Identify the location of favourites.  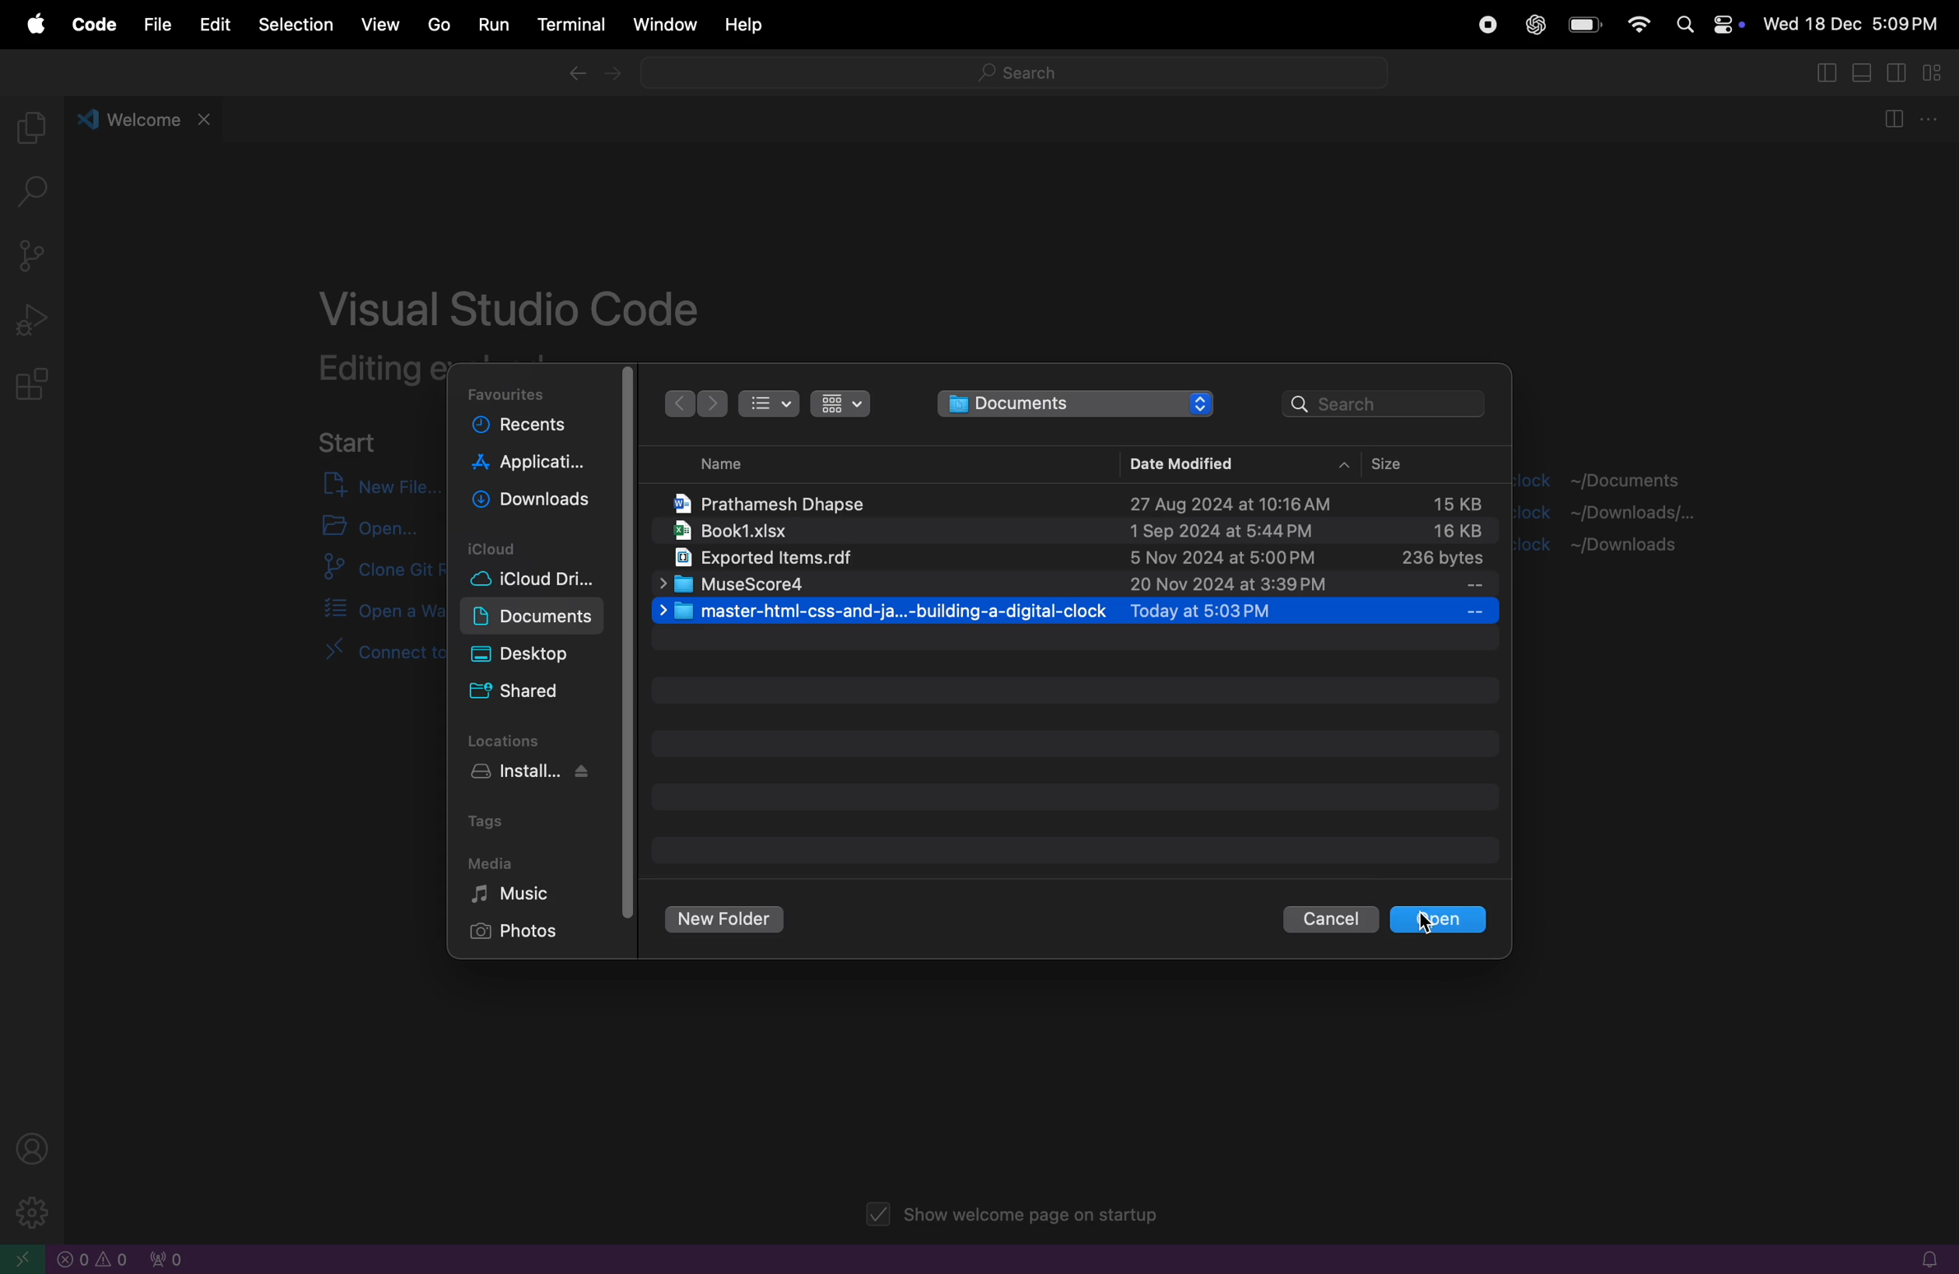
(511, 393).